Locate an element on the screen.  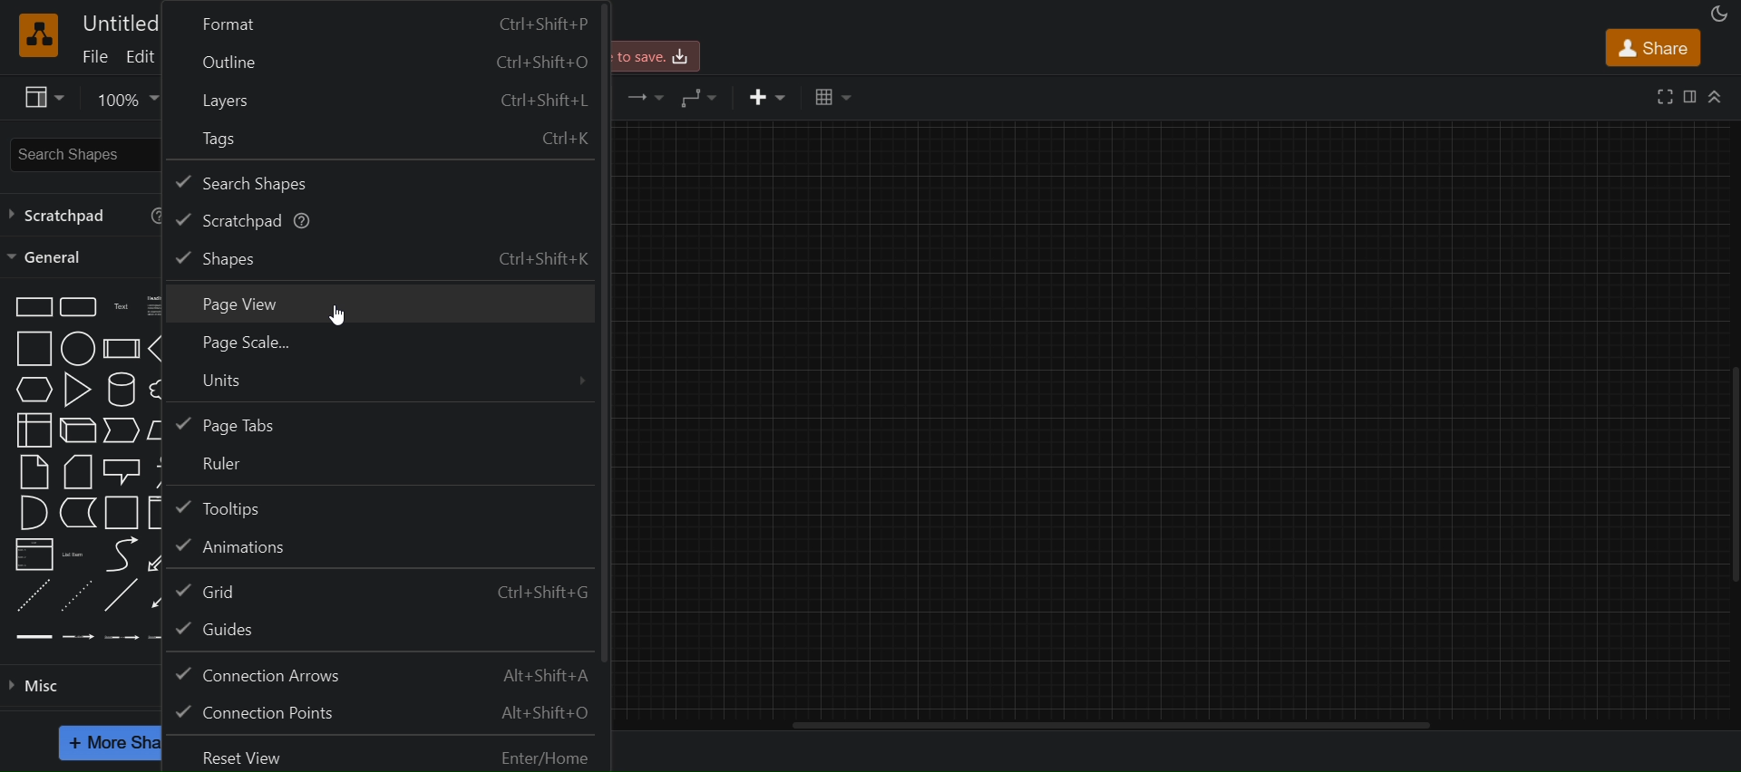
connection is located at coordinates (644, 97).